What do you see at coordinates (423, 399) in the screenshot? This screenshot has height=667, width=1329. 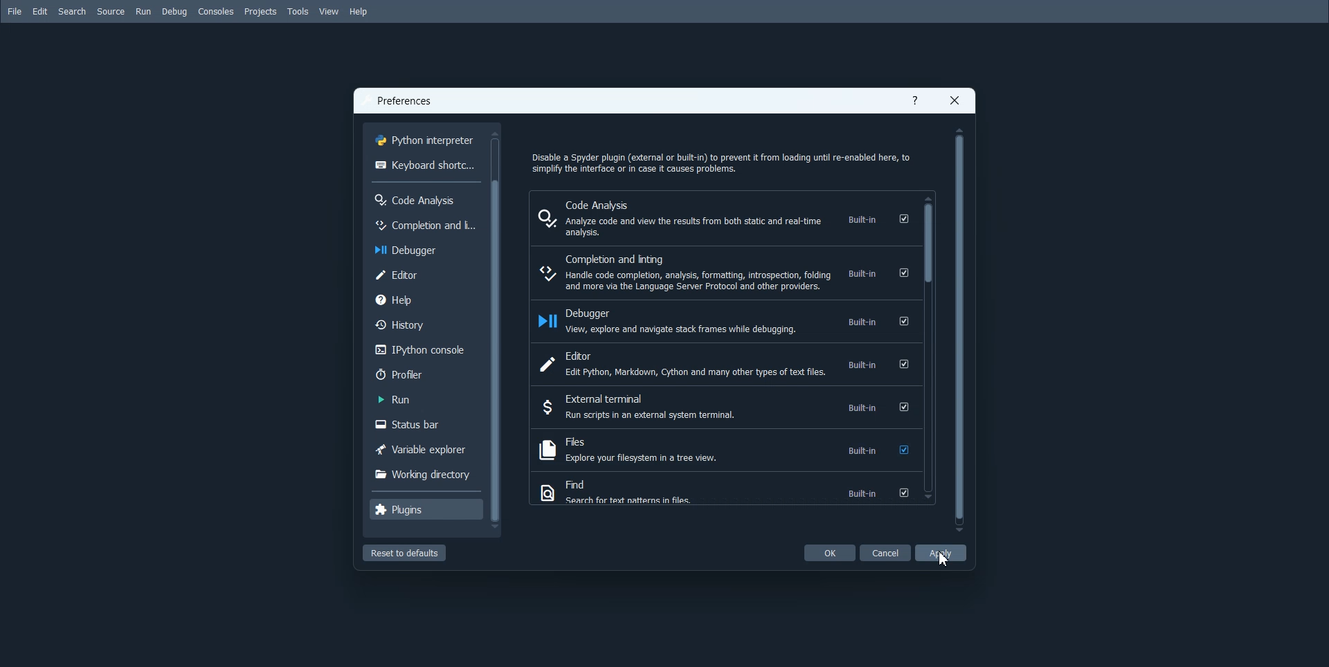 I see `Run` at bounding box center [423, 399].